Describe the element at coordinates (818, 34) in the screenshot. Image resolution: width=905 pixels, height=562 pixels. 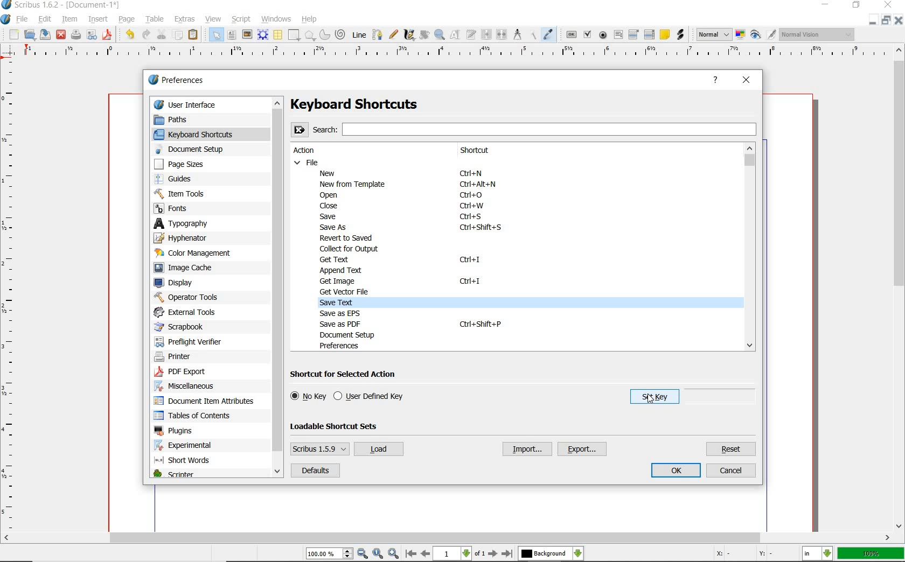
I see `visual appearance of the display` at that location.